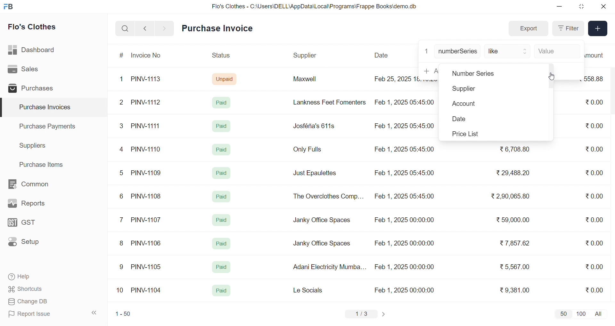 This screenshot has height=326, width=615. What do you see at coordinates (475, 134) in the screenshot?
I see `Price list` at bounding box center [475, 134].